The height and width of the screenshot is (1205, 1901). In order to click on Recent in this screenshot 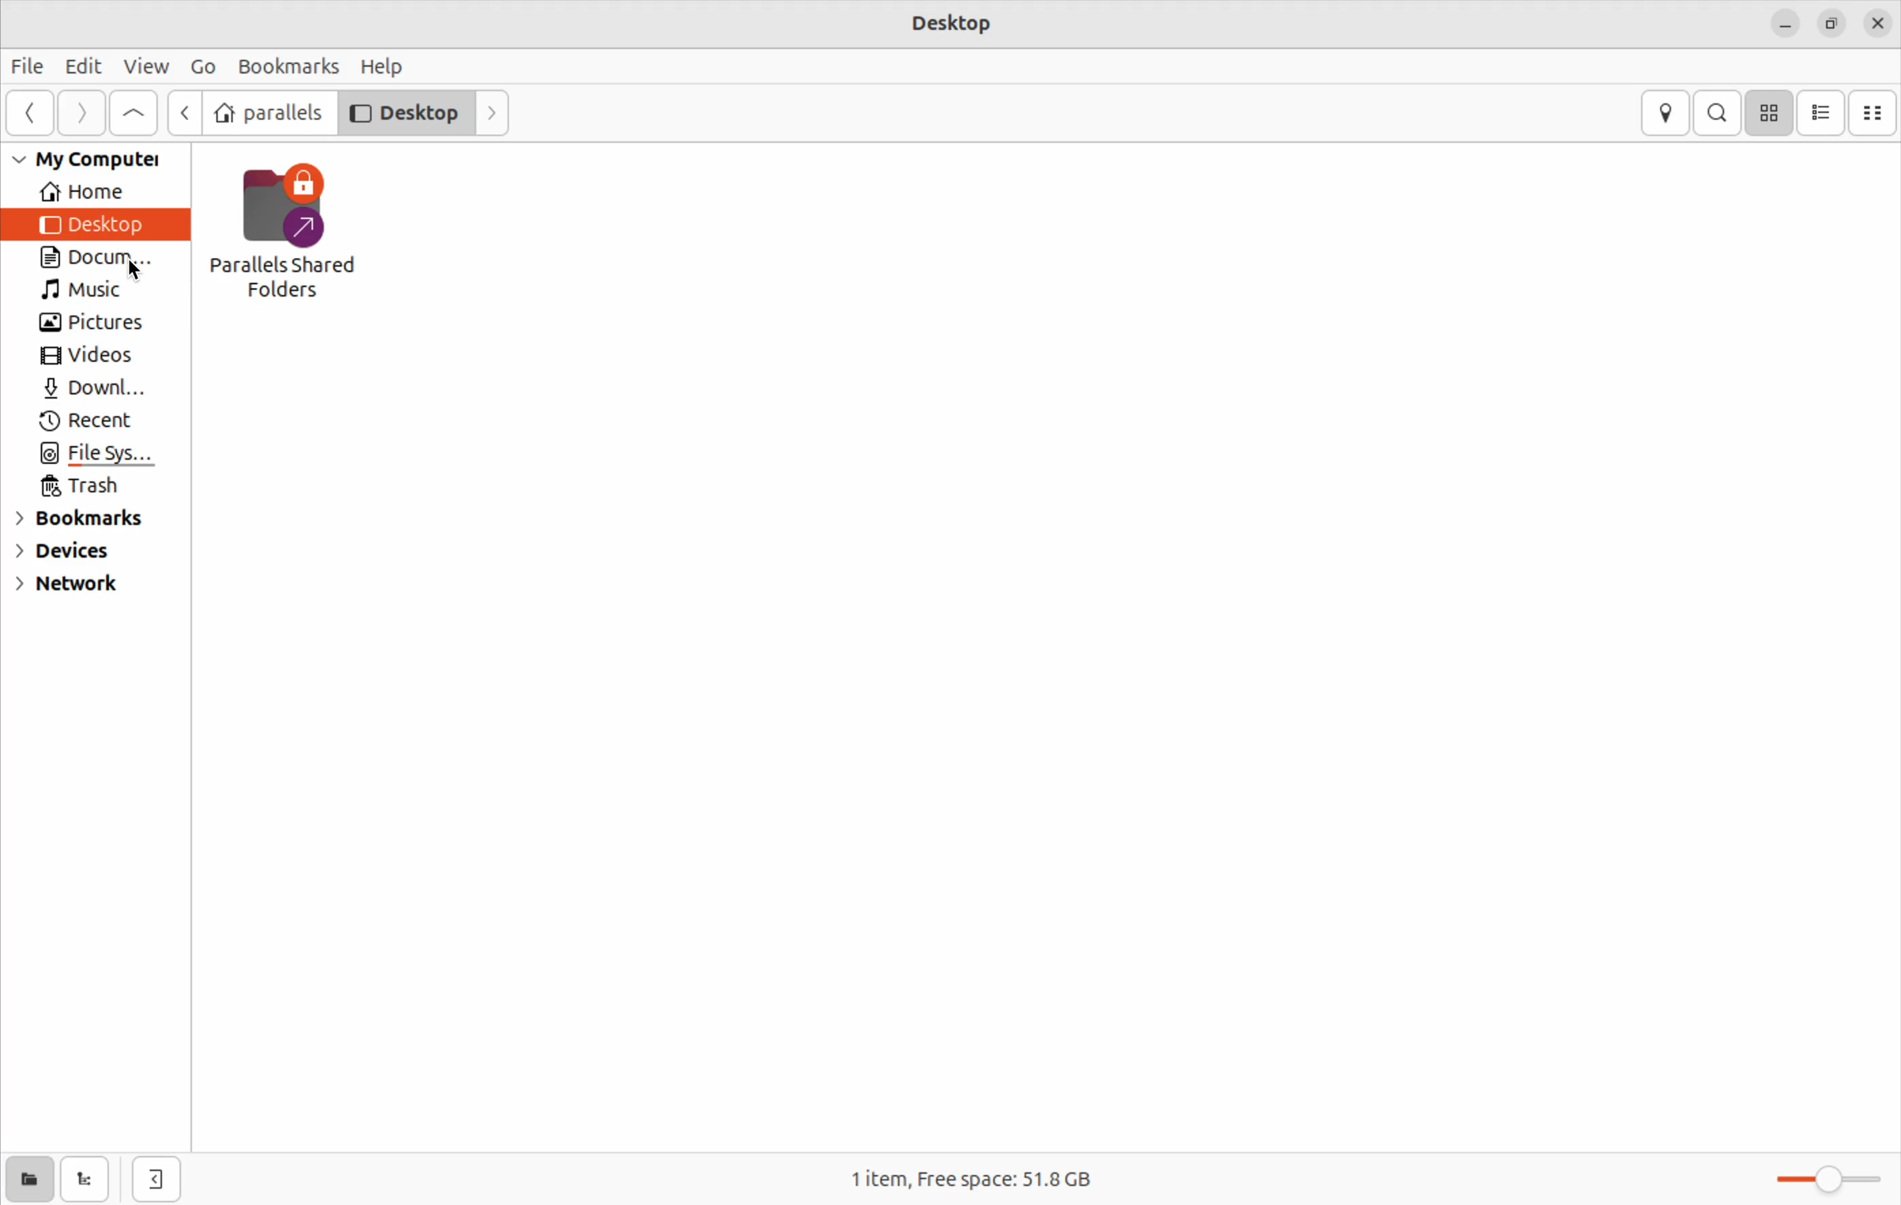, I will do `click(84, 421)`.